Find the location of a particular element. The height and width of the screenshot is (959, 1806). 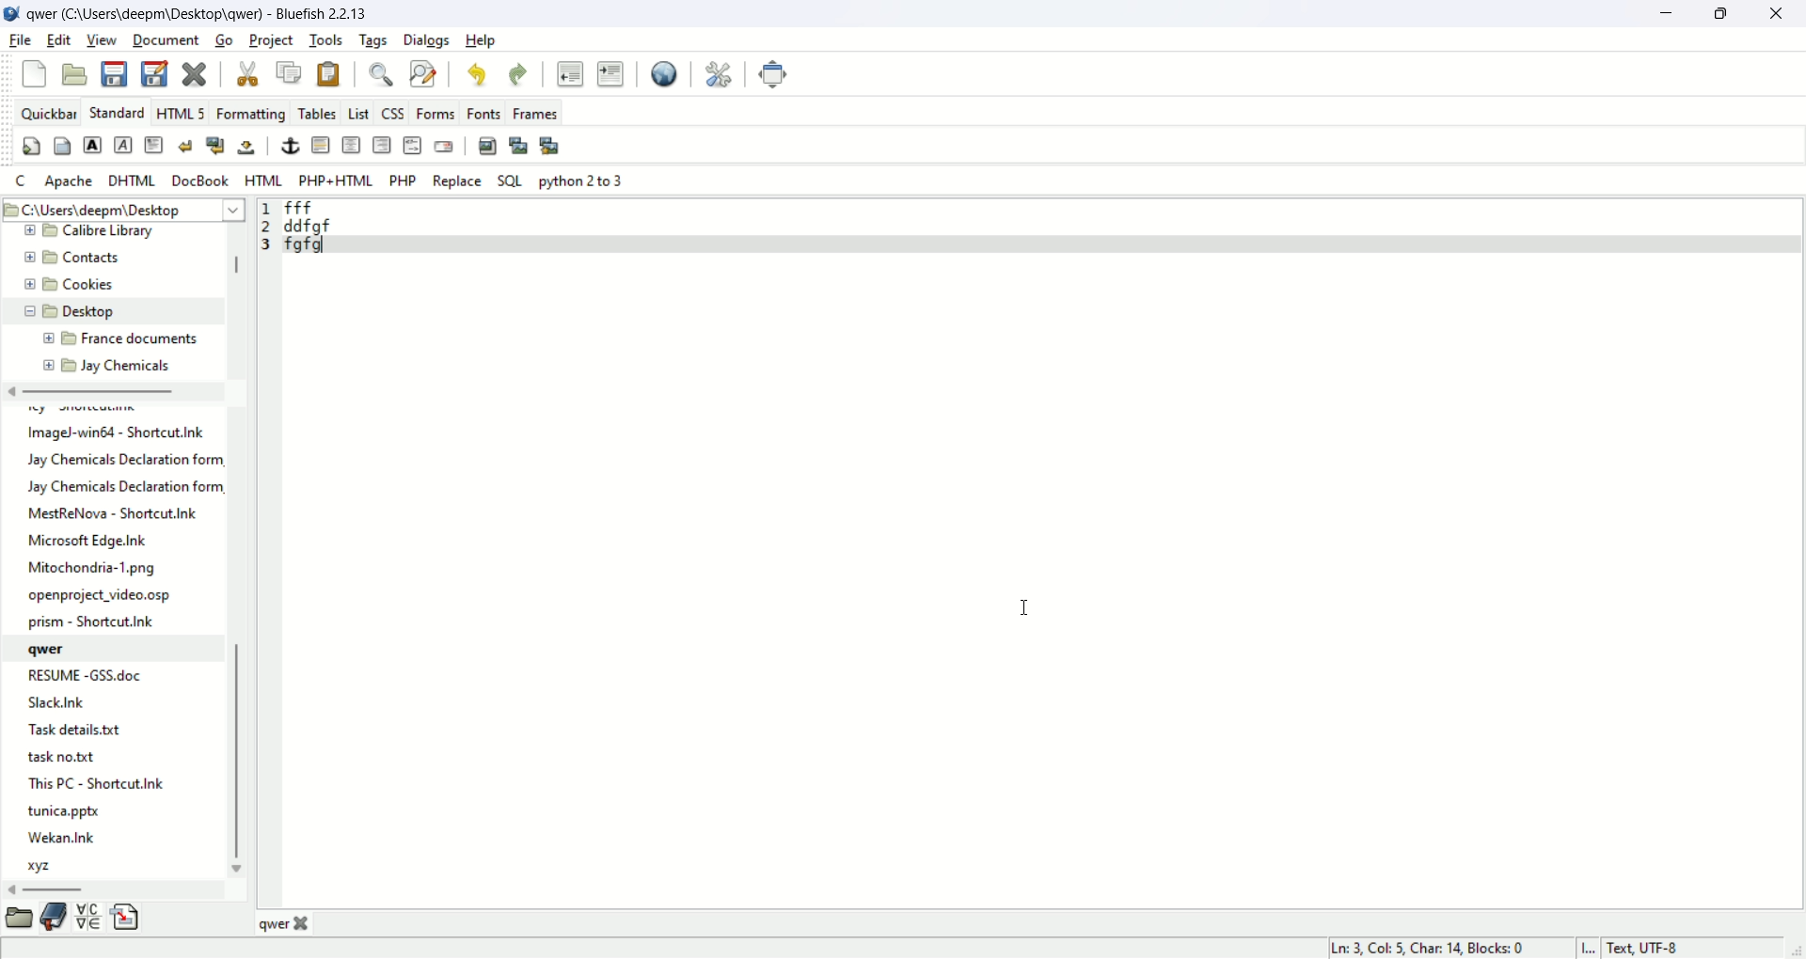

title is located at coordinates (307, 925).